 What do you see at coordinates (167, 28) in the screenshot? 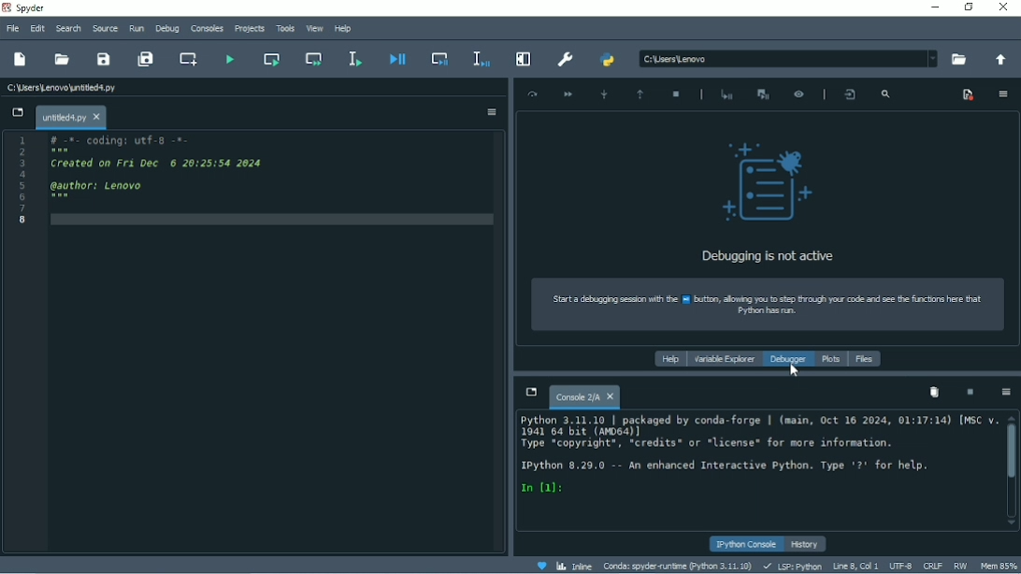
I see `Debug` at bounding box center [167, 28].